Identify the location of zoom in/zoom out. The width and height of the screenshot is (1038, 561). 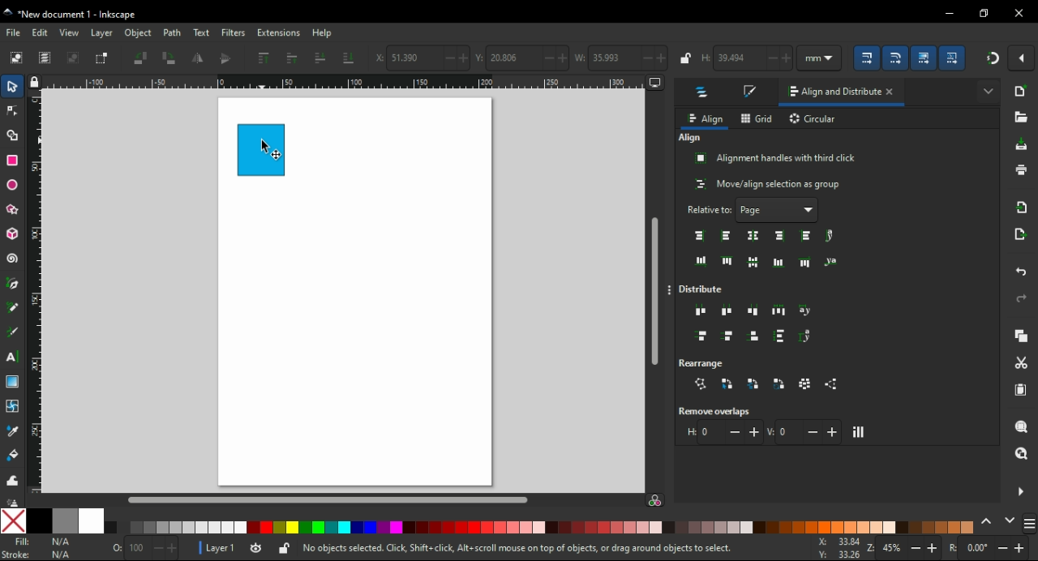
(901, 548).